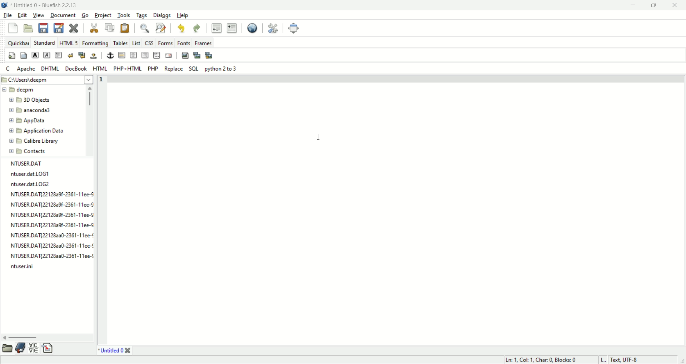 Image resolution: width=686 pixels, height=364 pixels. What do you see at coordinates (26, 68) in the screenshot?
I see `Apache` at bounding box center [26, 68].